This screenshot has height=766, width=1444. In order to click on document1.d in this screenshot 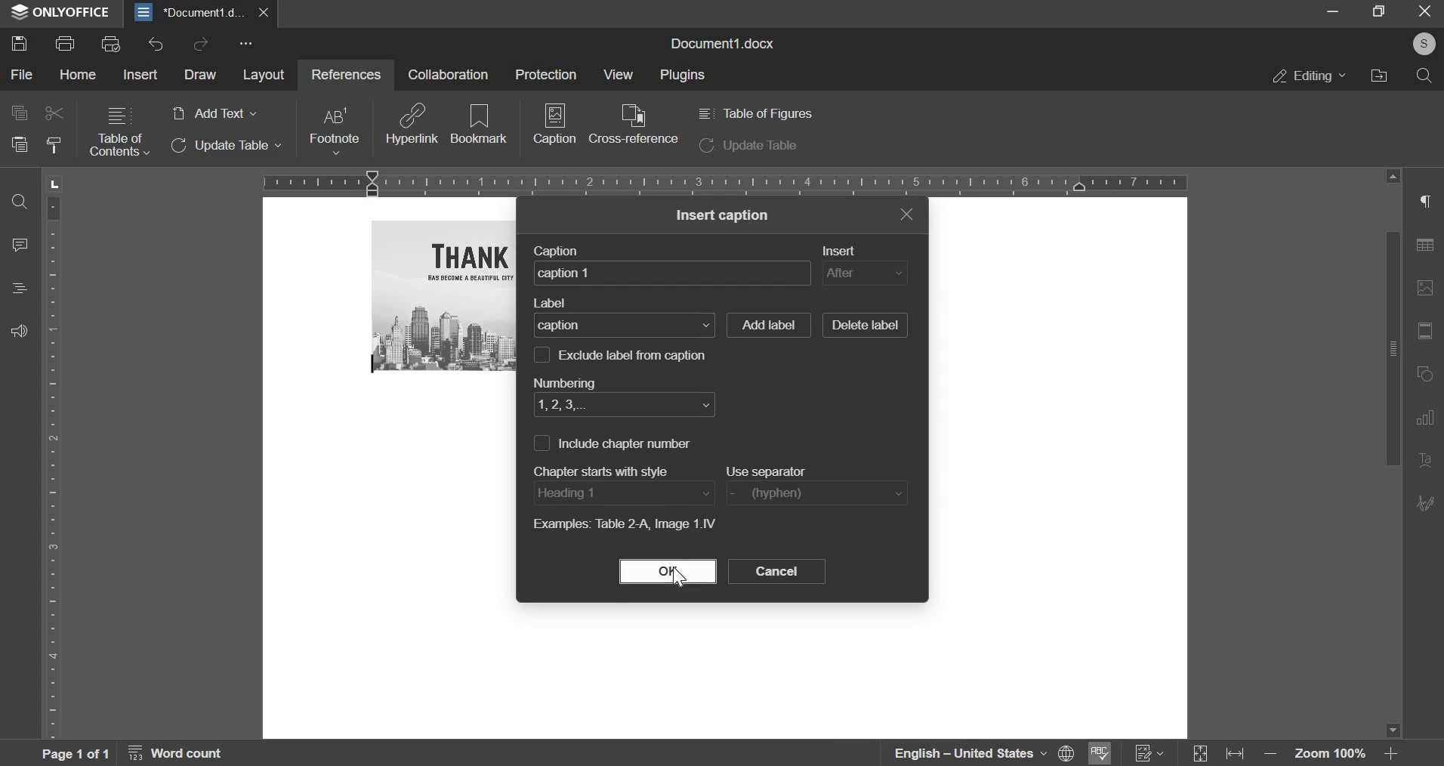, I will do `click(192, 12)`.